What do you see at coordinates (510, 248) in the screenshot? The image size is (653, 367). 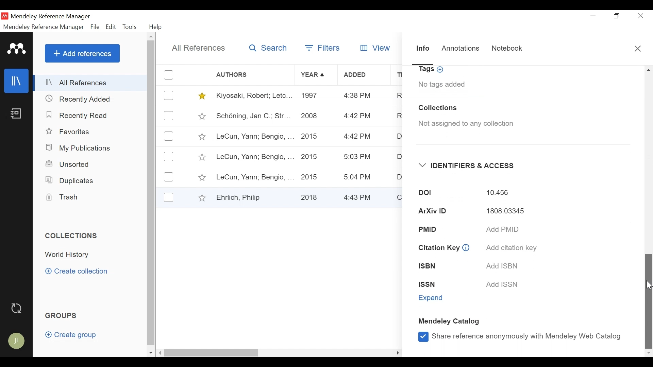 I see `Add citation key` at bounding box center [510, 248].